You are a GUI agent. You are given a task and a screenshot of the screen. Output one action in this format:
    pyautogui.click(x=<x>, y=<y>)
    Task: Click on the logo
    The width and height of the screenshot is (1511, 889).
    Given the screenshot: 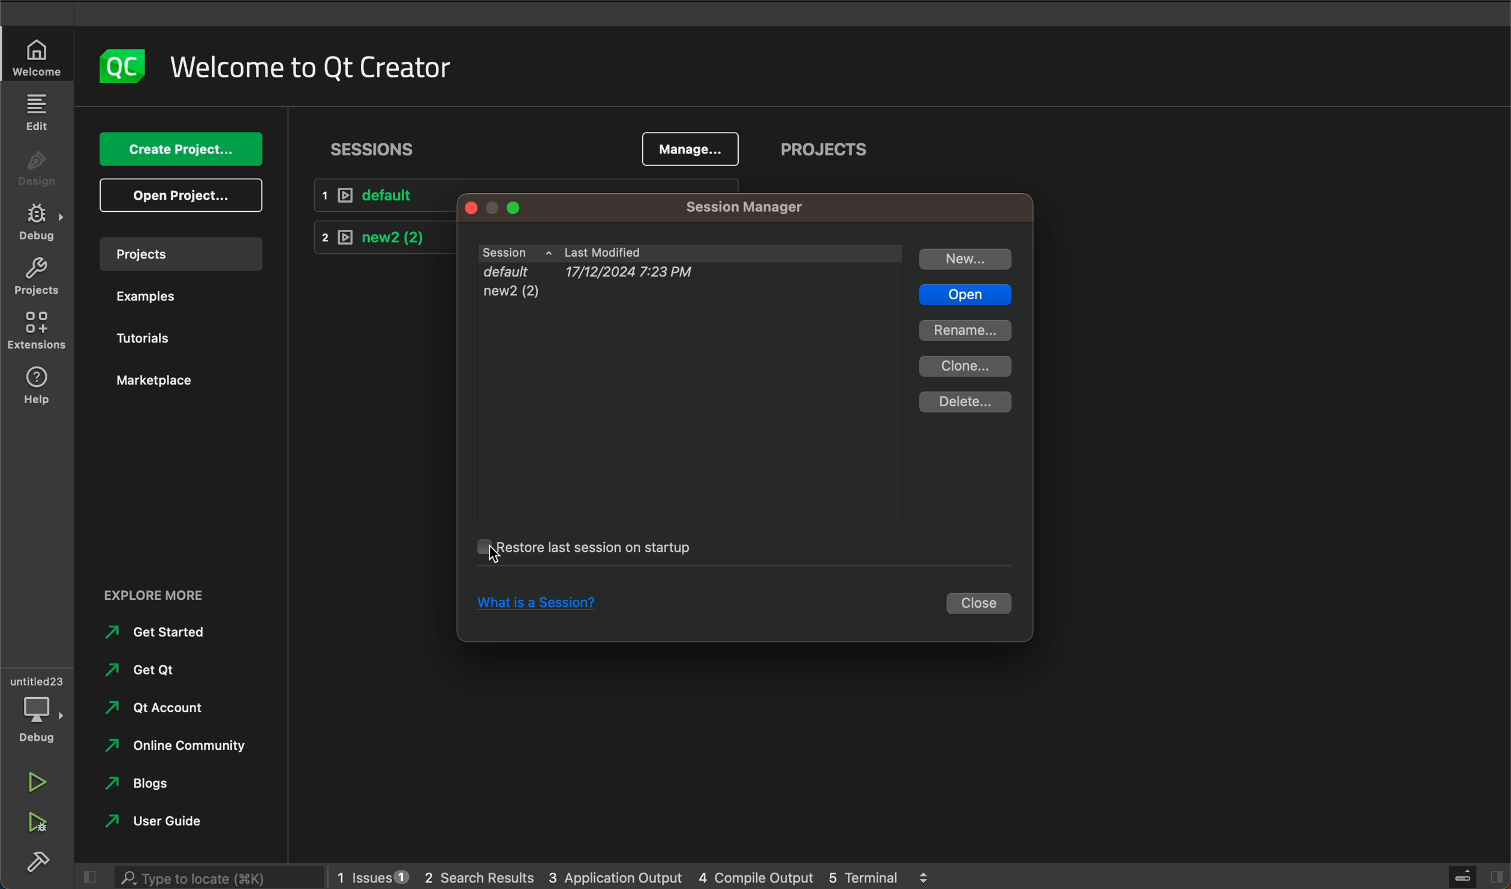 What is the action you would take?
    pyautogui.click(x=119, y=65)
    